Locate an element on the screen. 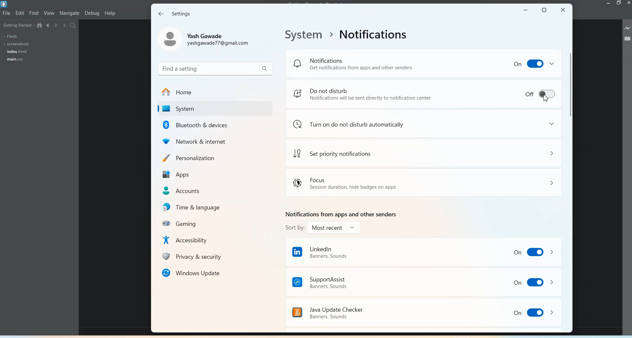 Image resolution: width=632 pixels, height=338 pixels. Bluetooth & devices is located at coordinates (212, 125).